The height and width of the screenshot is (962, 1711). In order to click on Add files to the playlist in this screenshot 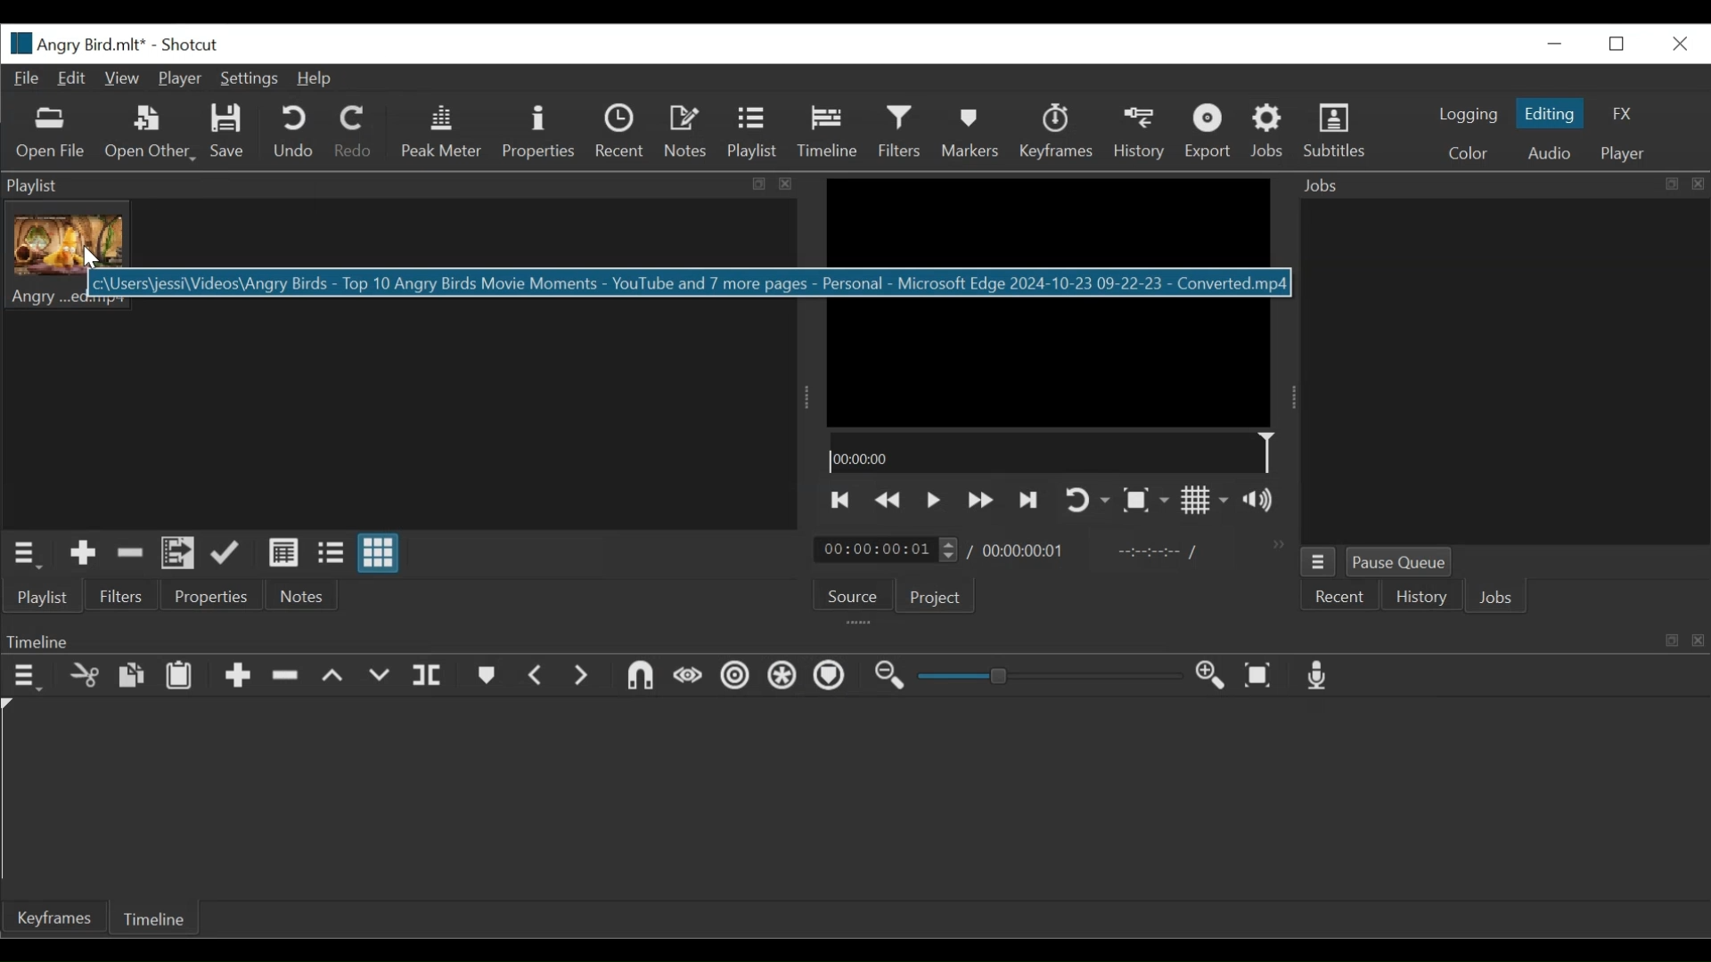, I will do `click(179, 556)`.